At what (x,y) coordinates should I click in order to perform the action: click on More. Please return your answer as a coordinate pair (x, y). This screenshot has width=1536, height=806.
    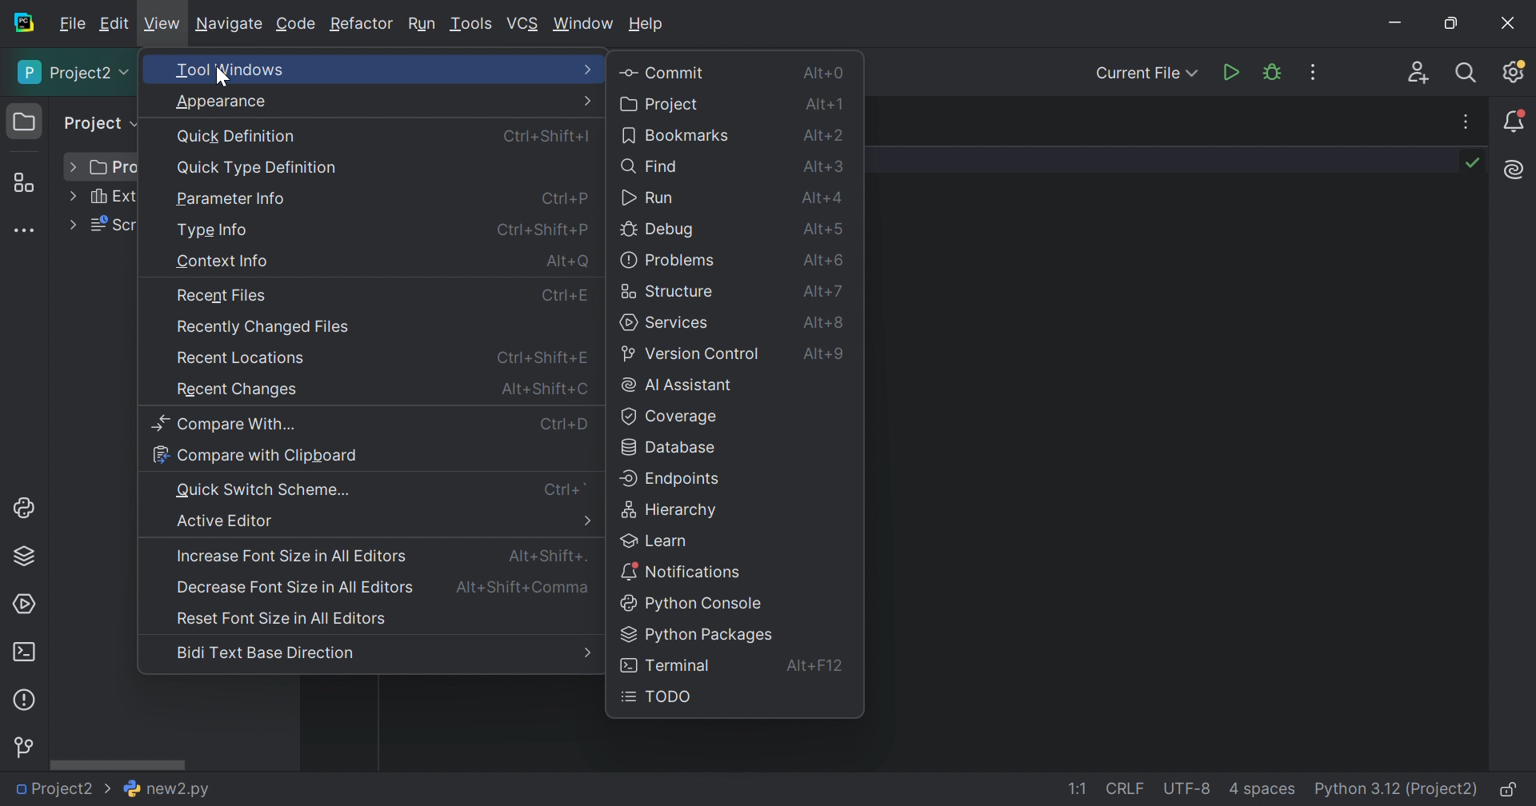
    Looking at the image, I should click on (586, 100).